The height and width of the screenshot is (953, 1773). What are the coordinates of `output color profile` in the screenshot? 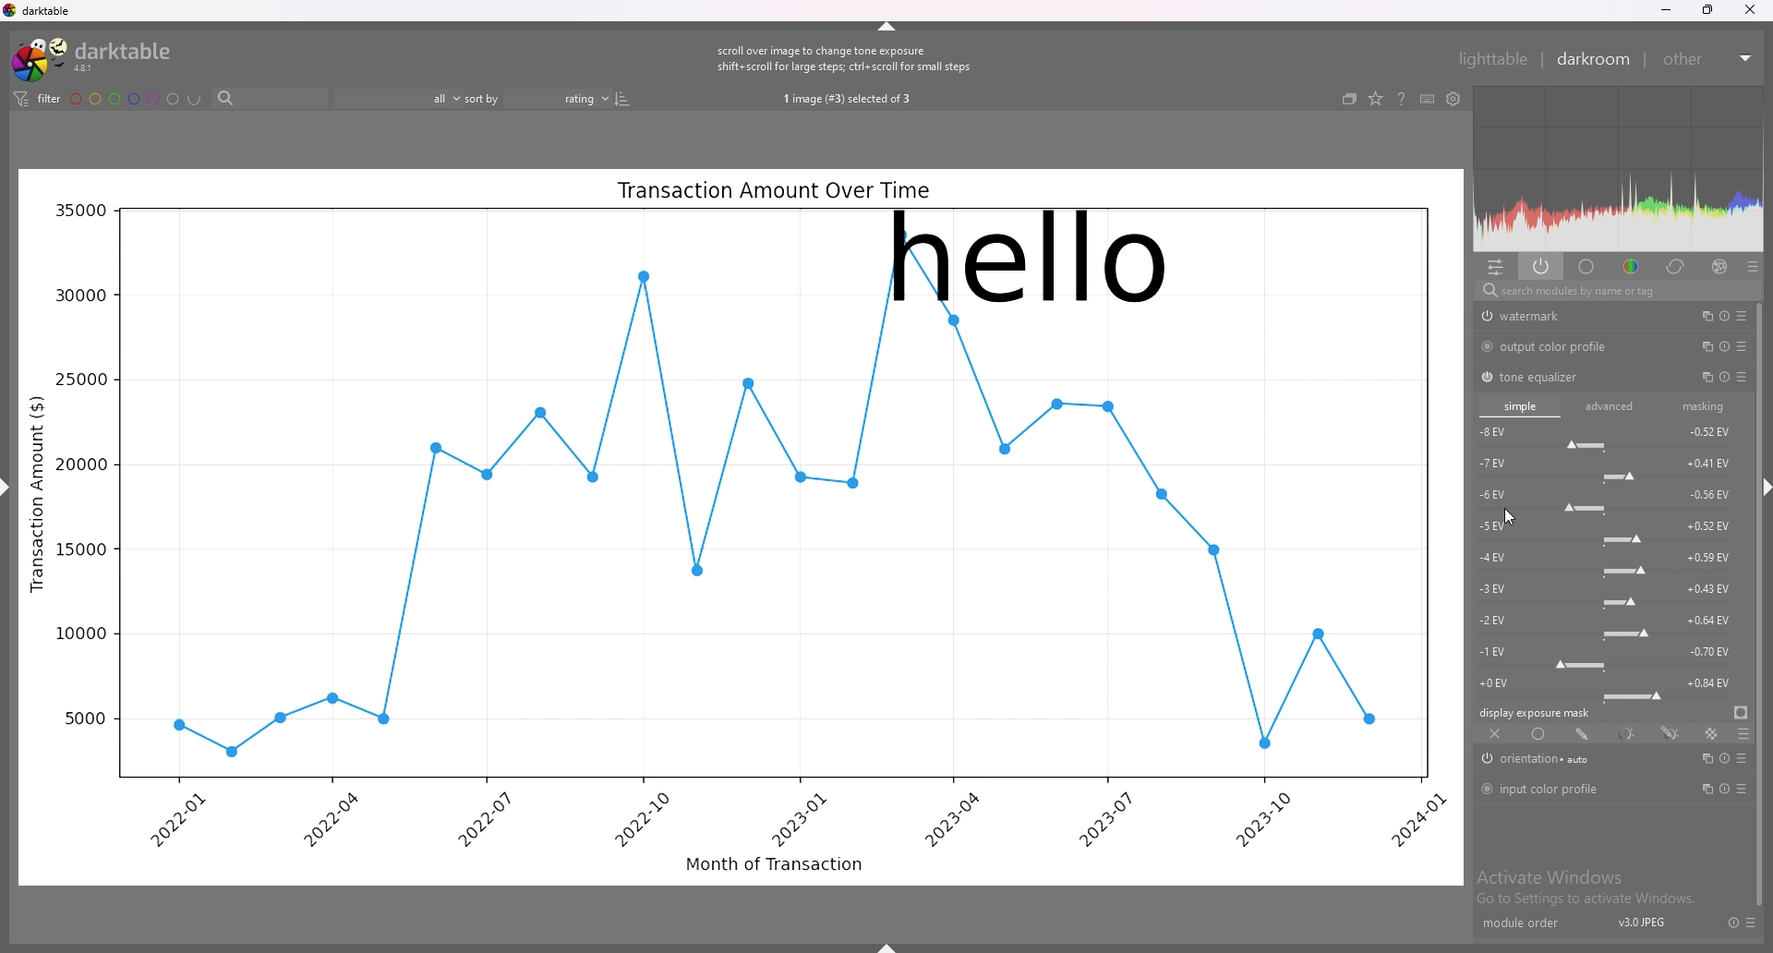 It's located at (1560, 348).